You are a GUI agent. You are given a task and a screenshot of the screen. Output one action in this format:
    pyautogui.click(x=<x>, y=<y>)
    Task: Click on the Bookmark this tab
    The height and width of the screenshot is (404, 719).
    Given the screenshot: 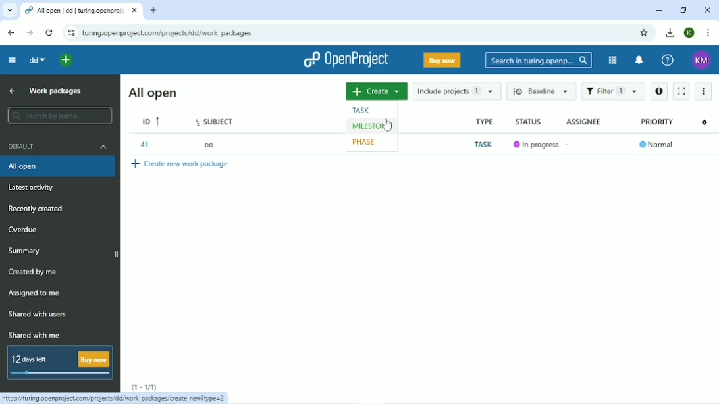 What is the action you would take?
    pyautogui.click(x=643, y=33)
    